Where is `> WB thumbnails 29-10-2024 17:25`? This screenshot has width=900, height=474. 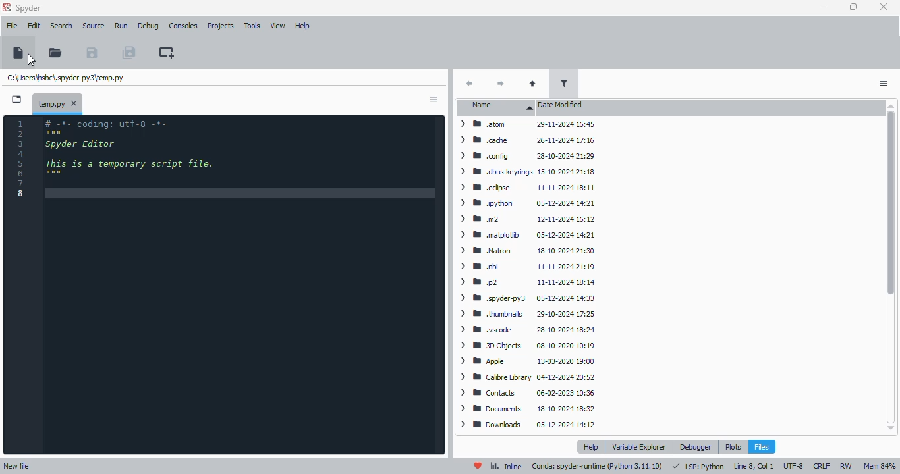 > WB thumbnails 29-10-2024 17:25 is located at coordinates (526, 314).